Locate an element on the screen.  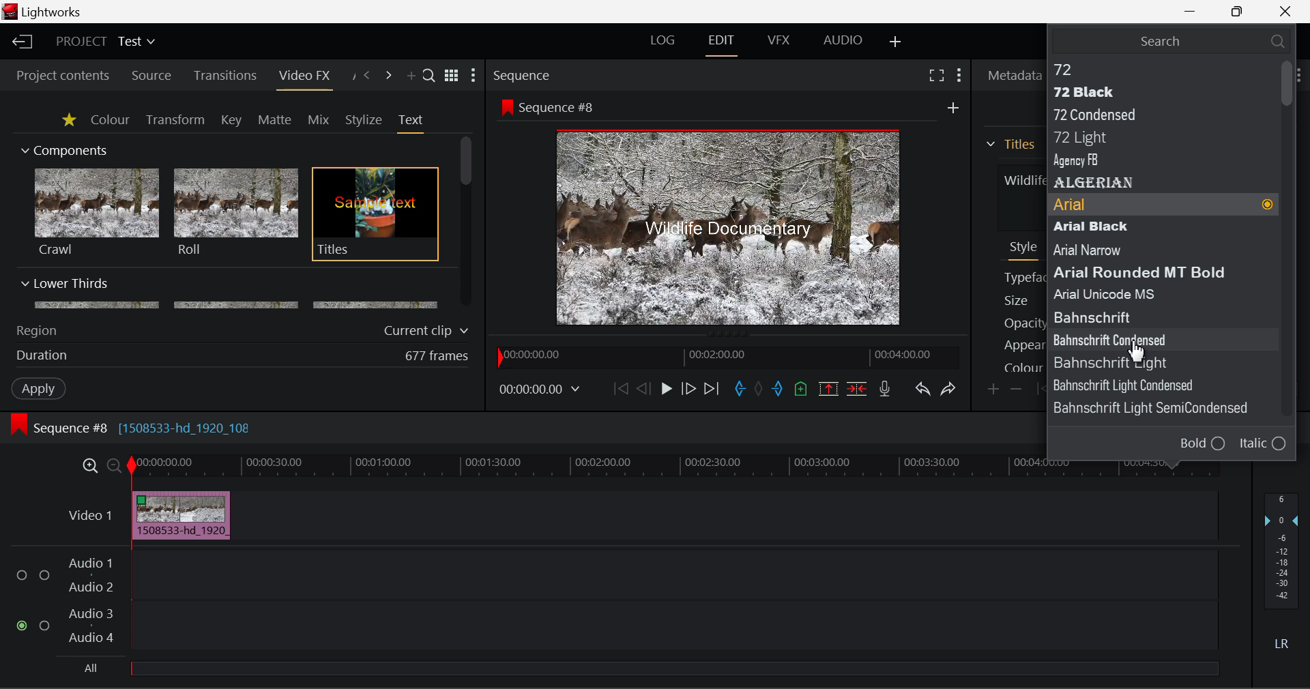
Audio 3 is located at coordinates (90, 613).